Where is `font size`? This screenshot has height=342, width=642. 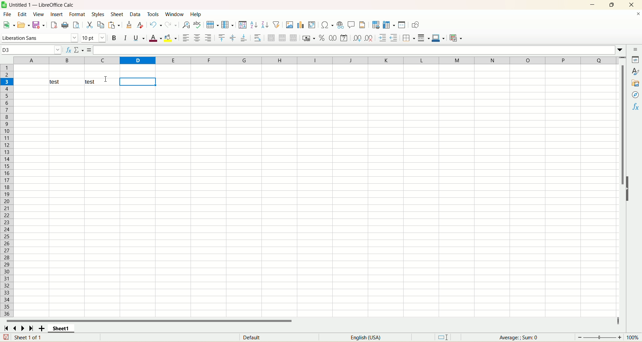 font size is located at coordinates (94, 38).